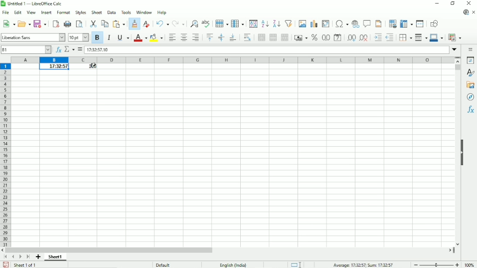 The image size is (477, 268). Describe the element at coordinates (314, 38) in the screenshot. I see `Format as percent` at that location.